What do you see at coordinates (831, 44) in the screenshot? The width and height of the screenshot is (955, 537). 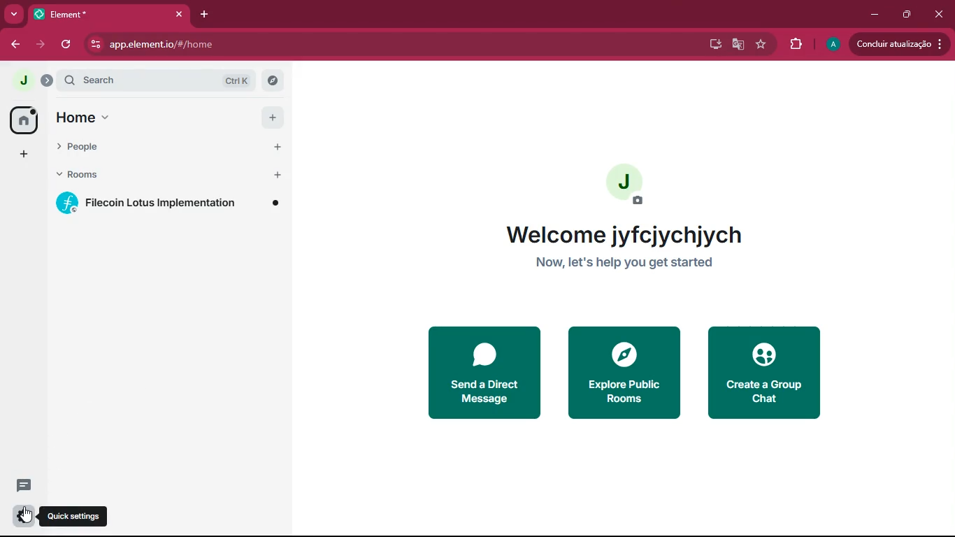 I see `profile picture` at bounding box center [831, 44].